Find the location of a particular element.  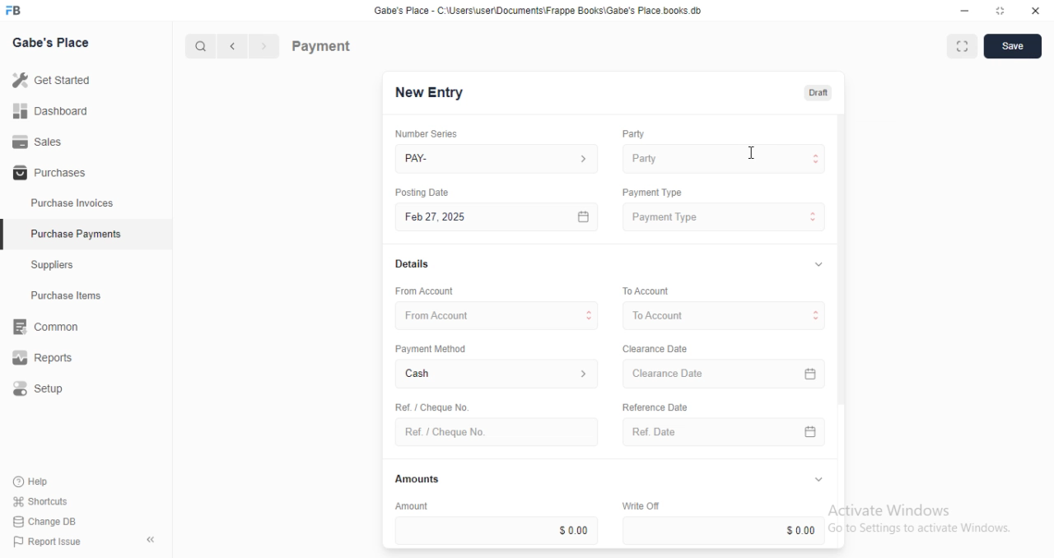

search is located at coordinates (202, 47).